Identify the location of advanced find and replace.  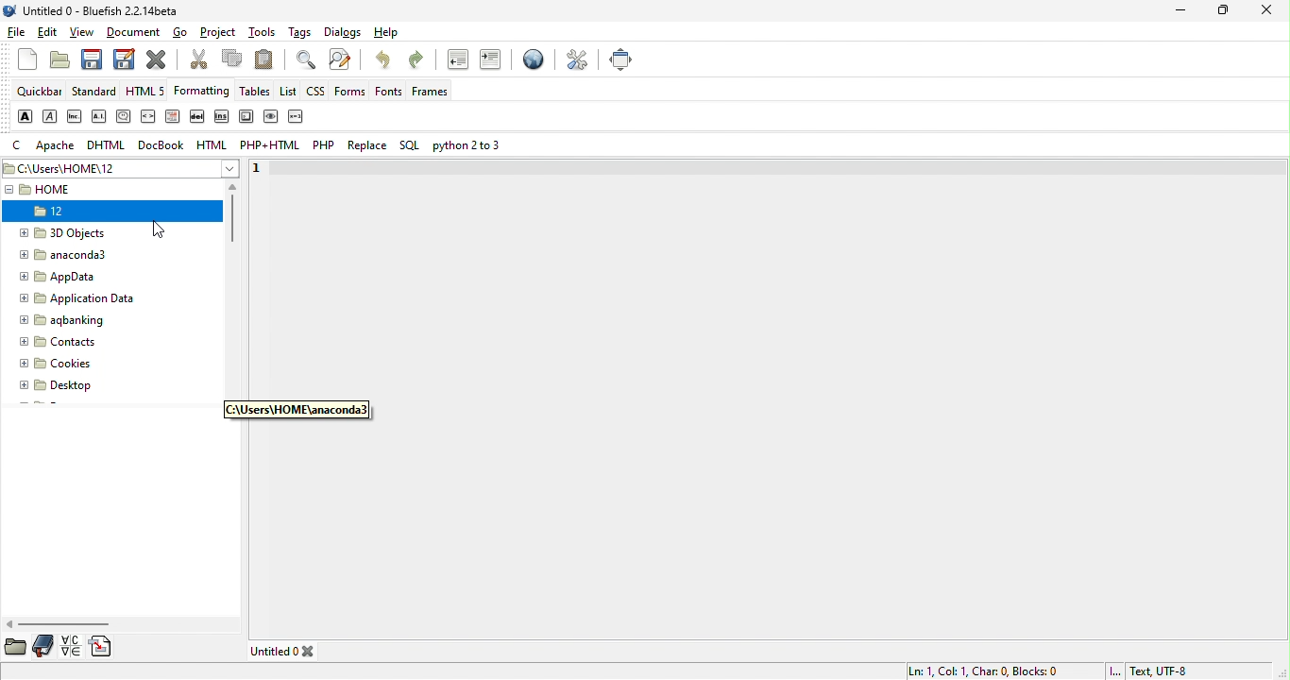
(343, 60).